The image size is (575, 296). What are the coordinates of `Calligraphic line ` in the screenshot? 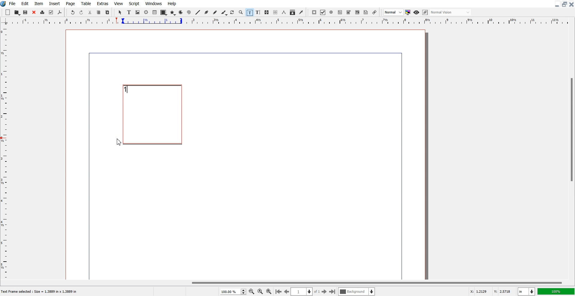 It's located at (224, 13).